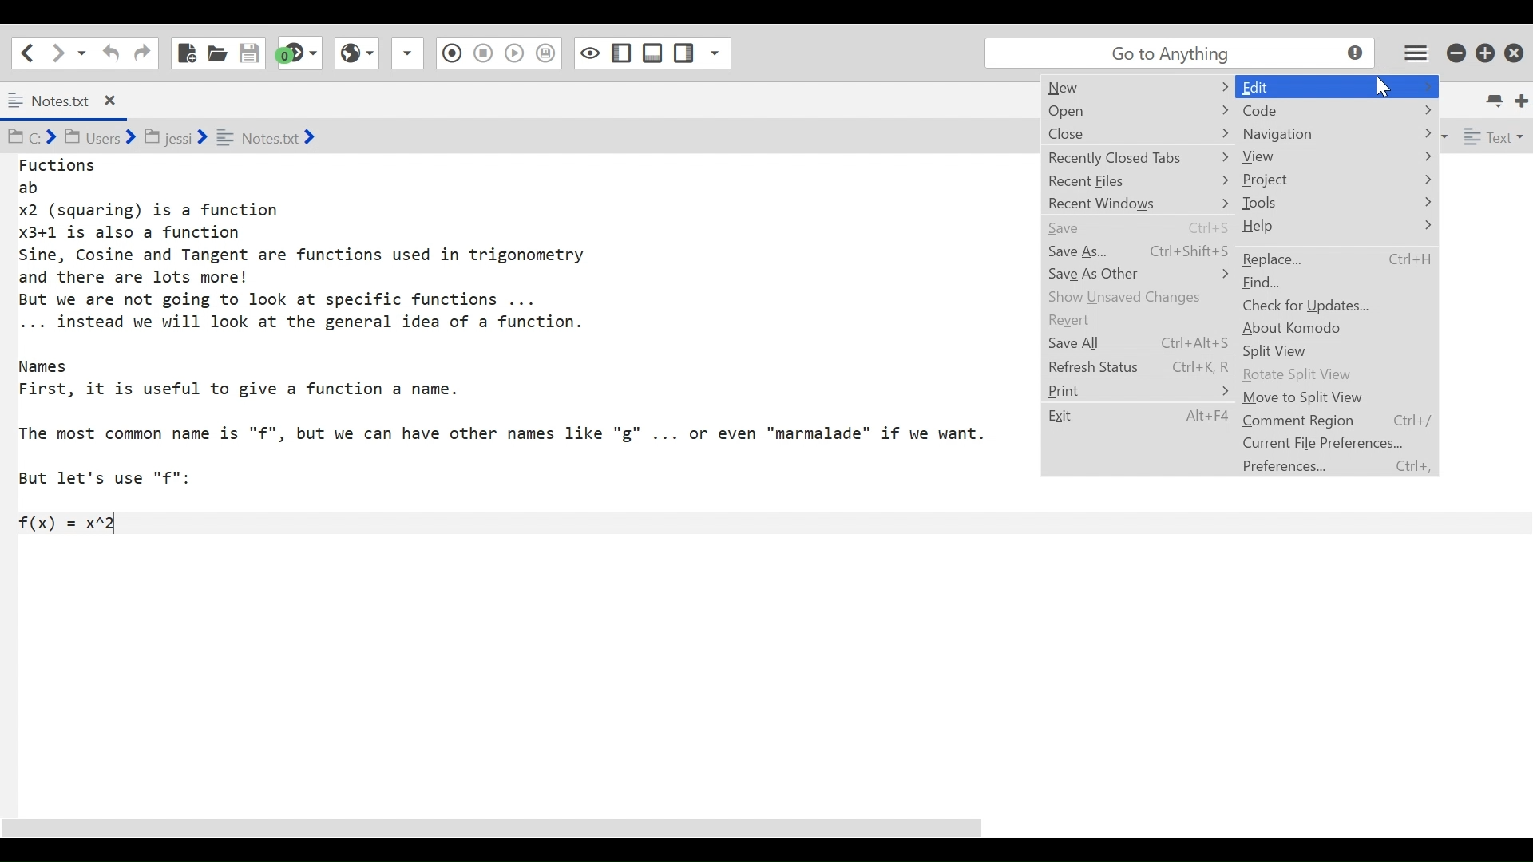 The height and width of the screenshot is (862, 1533). Describe the element at coordinates (1491, 140) in the screenshot. I see `File Type` at that location.